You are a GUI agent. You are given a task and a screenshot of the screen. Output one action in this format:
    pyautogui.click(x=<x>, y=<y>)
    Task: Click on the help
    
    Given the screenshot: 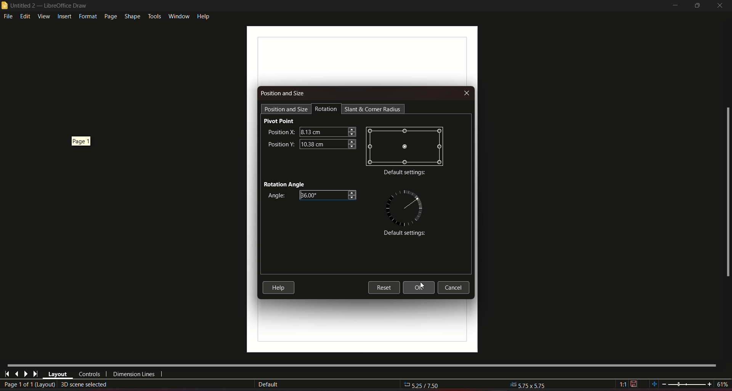 What is the action you would take?
    pyautogui.click(x=204, y=16)
    